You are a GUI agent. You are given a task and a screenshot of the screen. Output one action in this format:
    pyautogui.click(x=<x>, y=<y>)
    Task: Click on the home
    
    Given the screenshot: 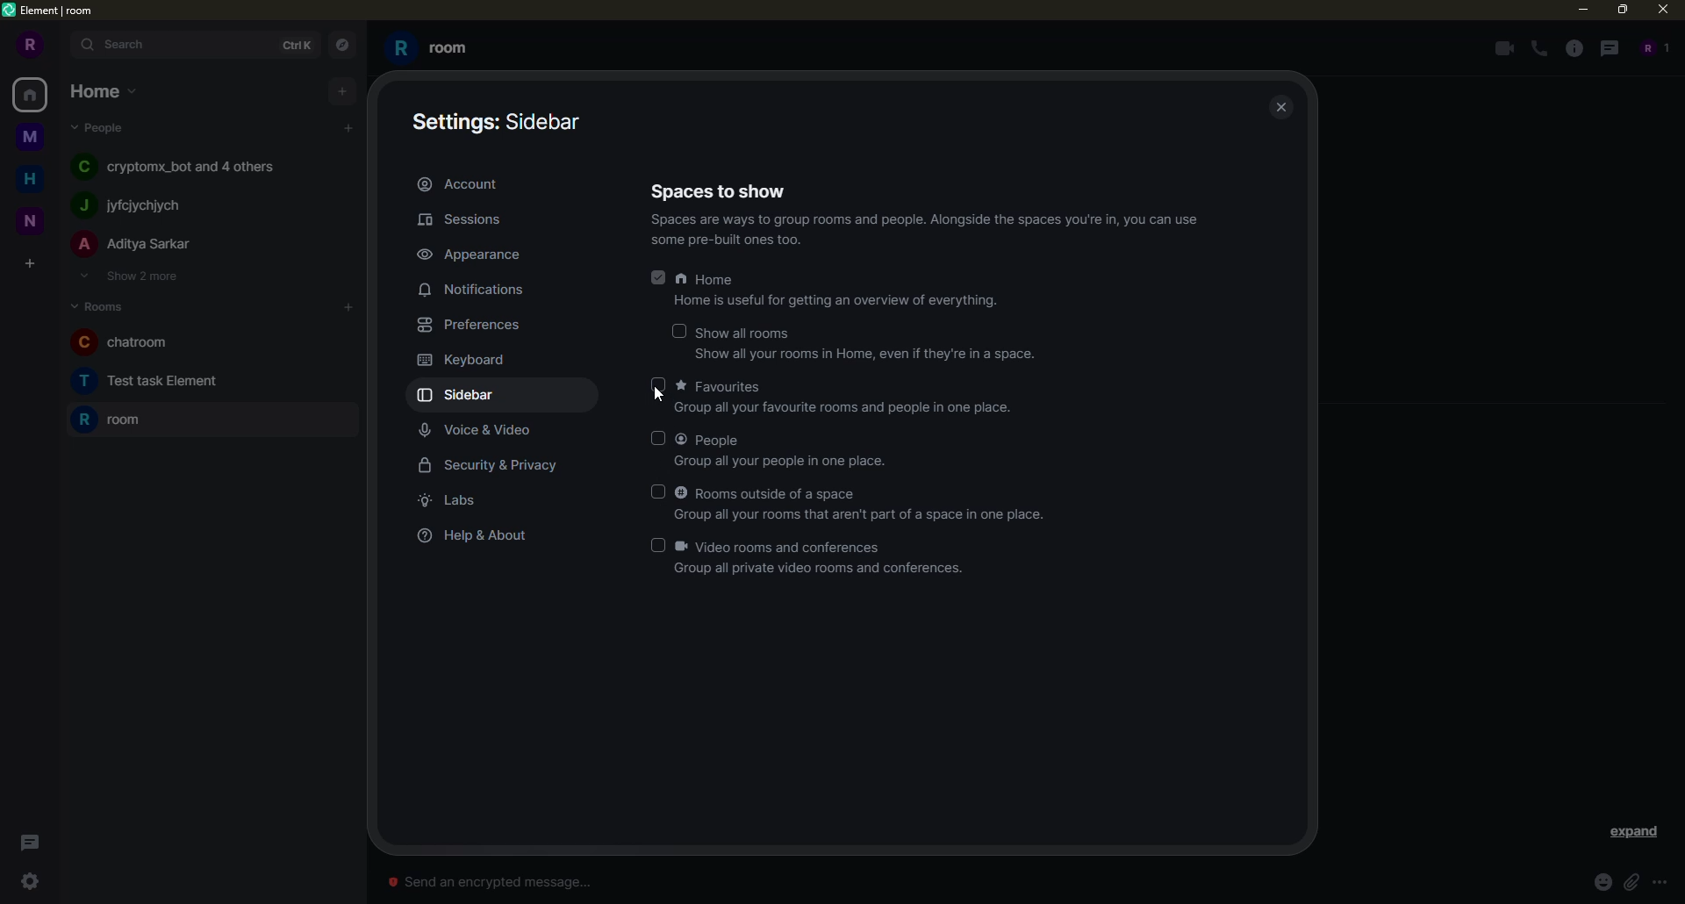 What is the action you would take?
    pyautogui.click(x=101, y=90)
    